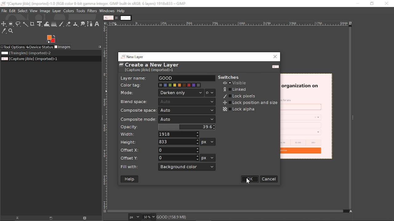 The height and width of the screenshot is (221, 394). Describe the element at coordinates (48, 219) in the screenshot. I see `New display for the image` at that location.